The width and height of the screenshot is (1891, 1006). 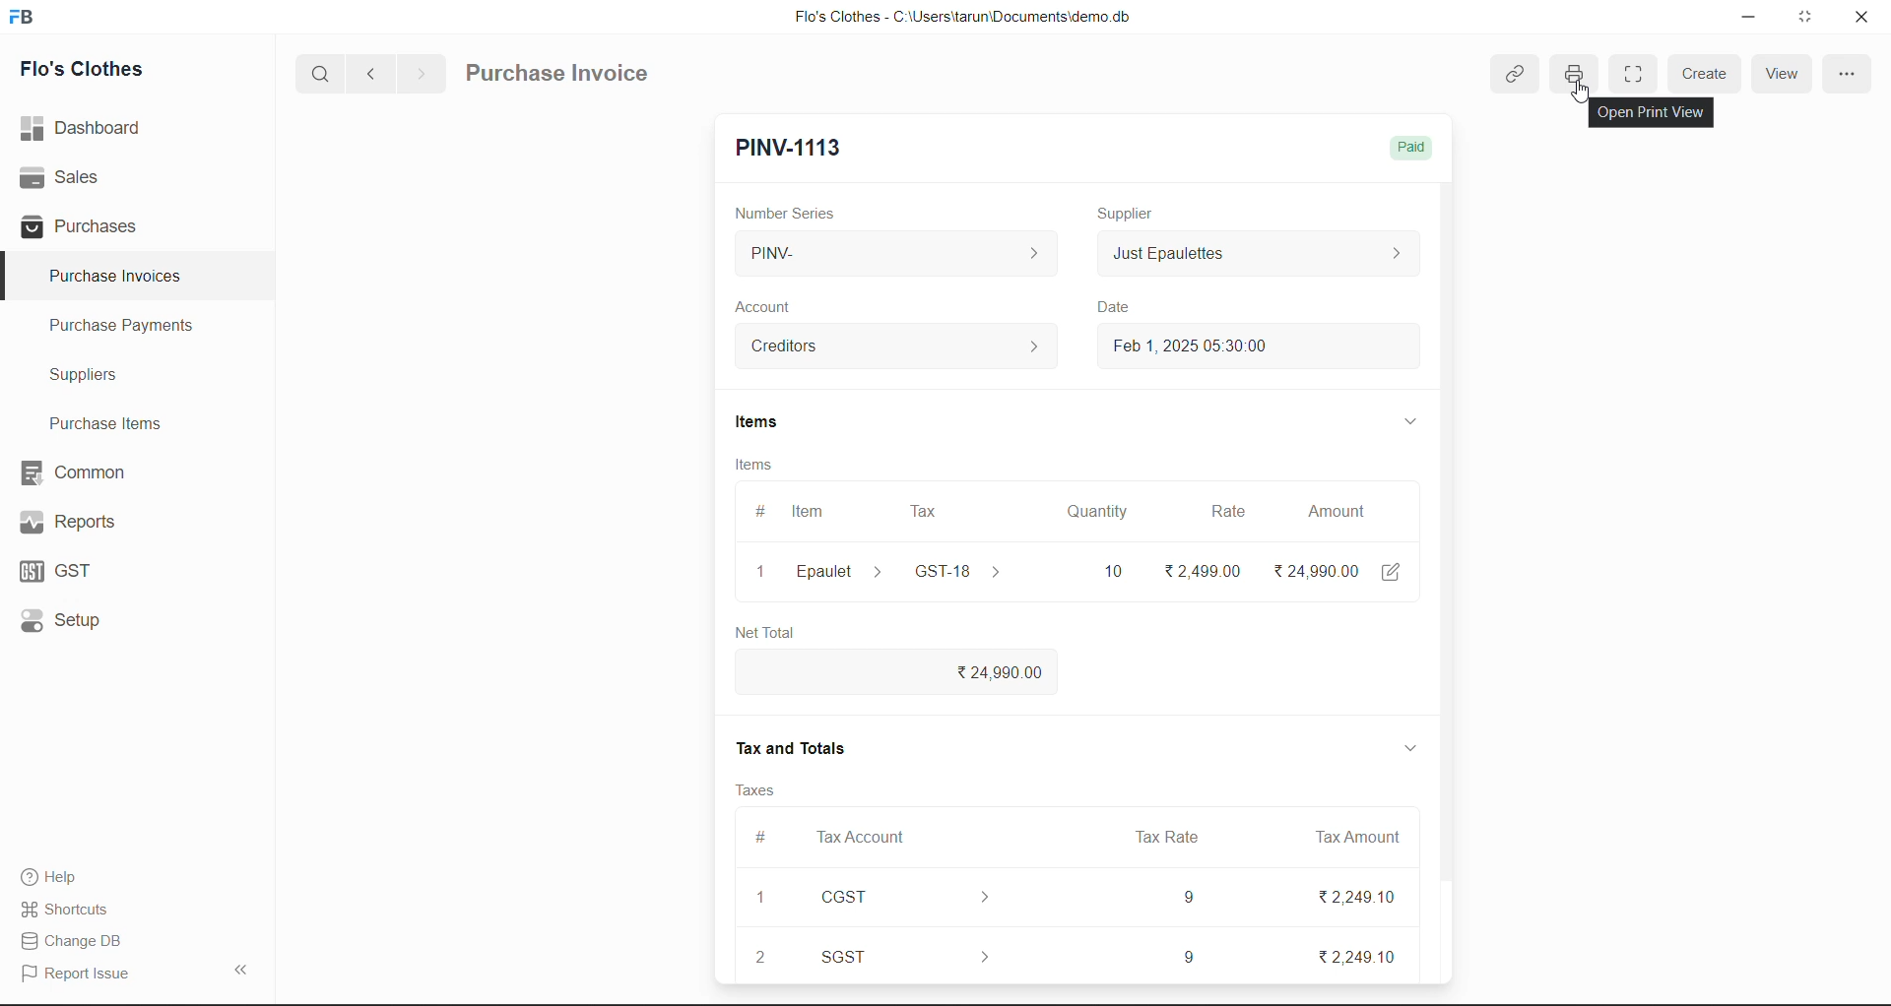 What do you see at coordinates (1807, 17) in the screenshot?
I see `window mode` at bounding box center [1807, 17].